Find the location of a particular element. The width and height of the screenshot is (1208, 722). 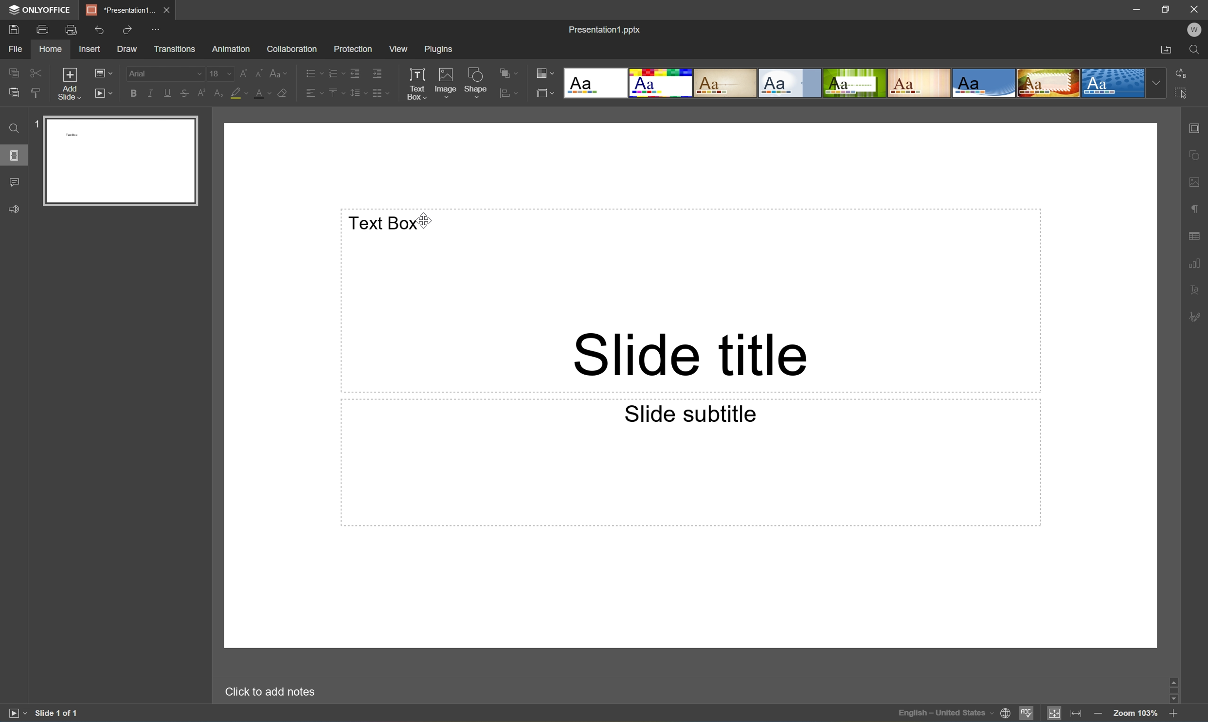

Numbering is located at coordinates (332, 72).